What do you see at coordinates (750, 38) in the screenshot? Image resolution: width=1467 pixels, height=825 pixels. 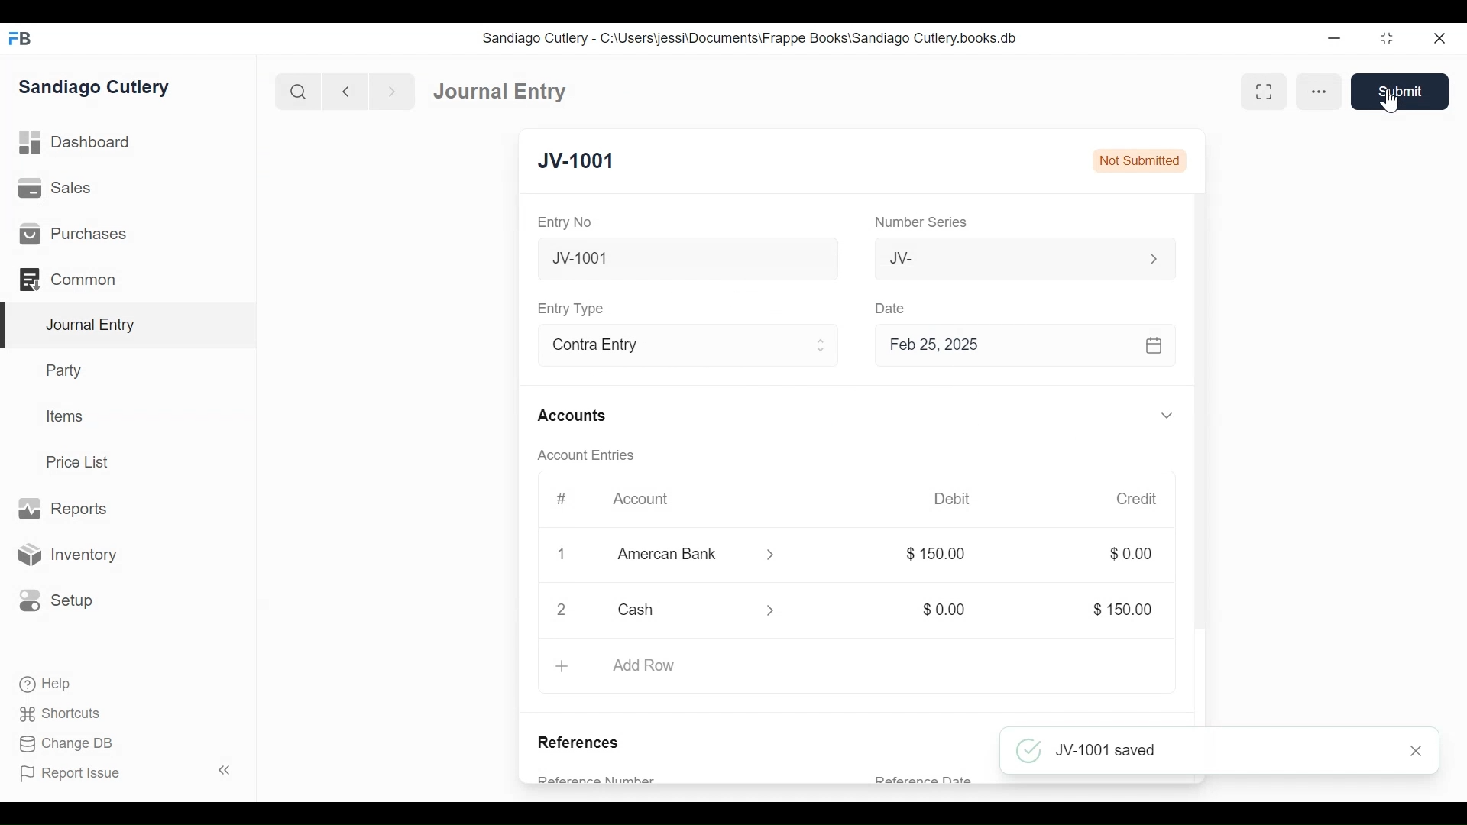 I see `Sandiago Cutlery - C:\Users\jessi\Documents\Frappe Books\Sandiago Cutlery.books.db` at bounding box center [750, 38].